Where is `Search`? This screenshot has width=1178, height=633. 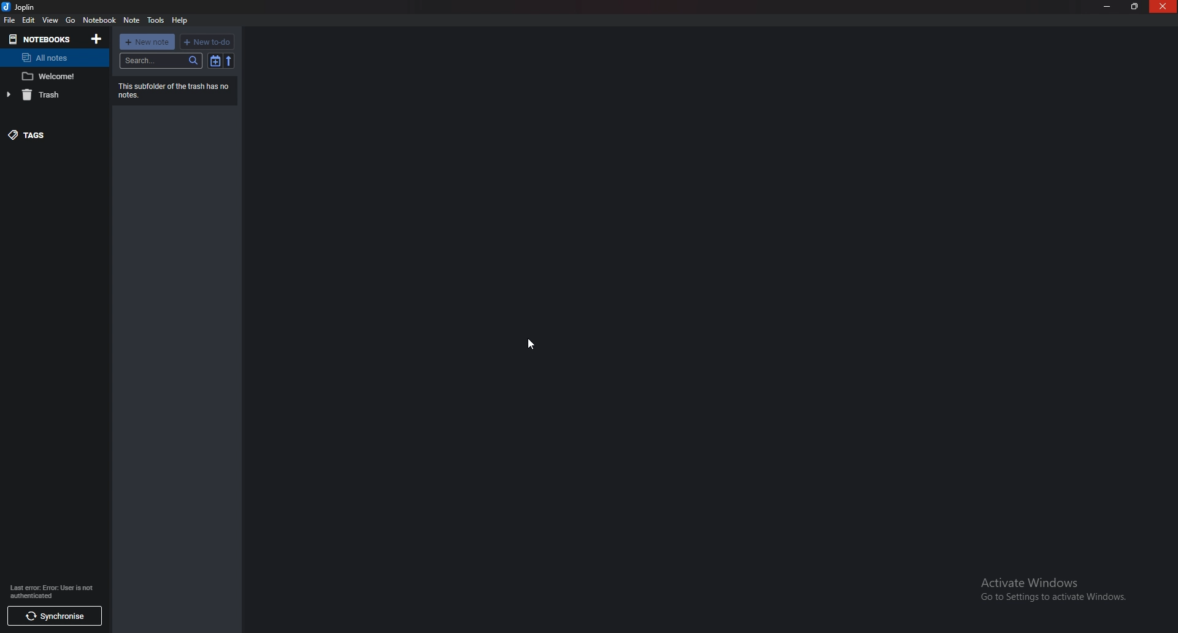
Search is located at coordinates (161, 61).